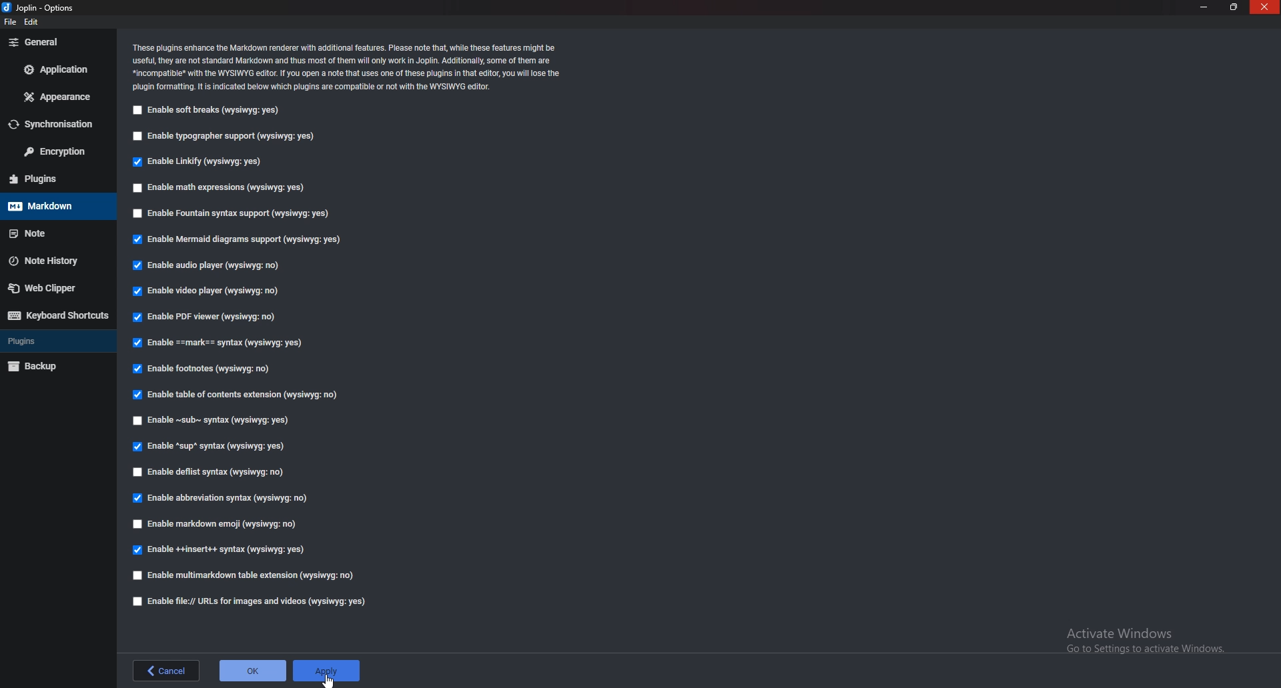 The height and width of the screenshot is (688, 1281). Describe the element at coordinates (1206, 7) in the screenshot. I see `Minimize` at that location.